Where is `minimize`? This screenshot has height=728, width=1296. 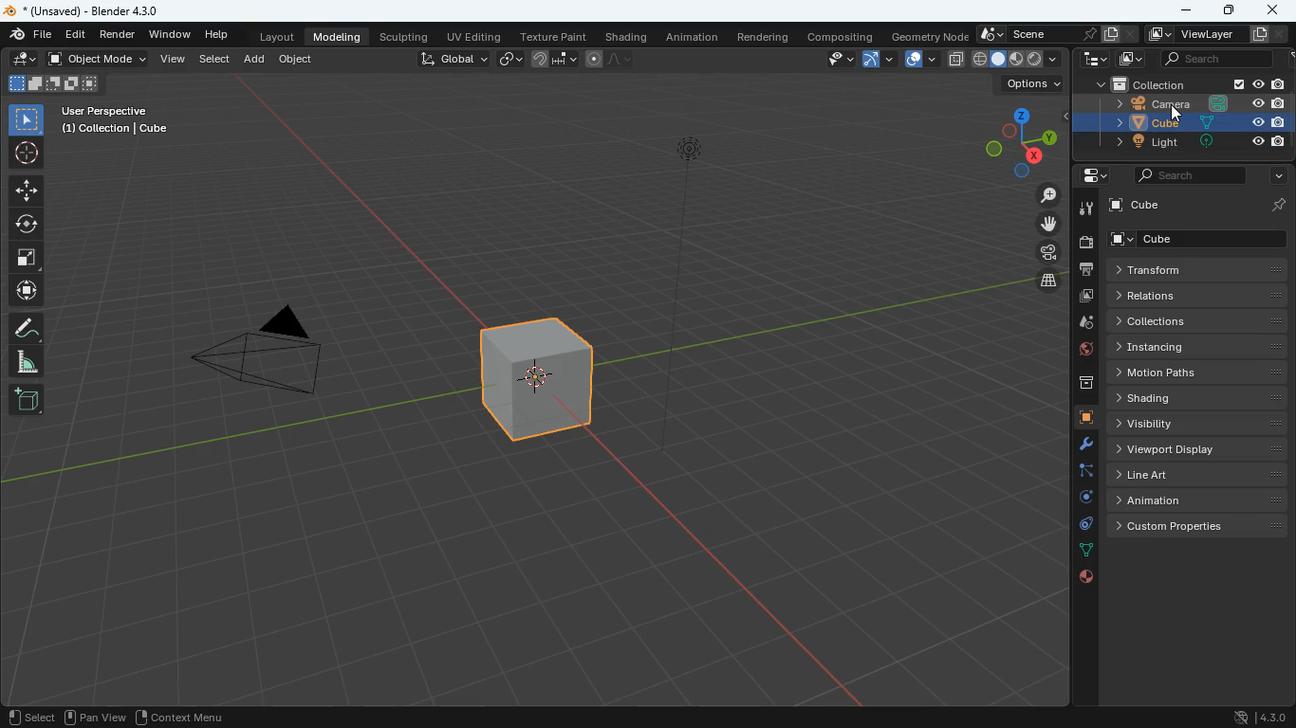 minimize is located at coordinates (1188, 11).